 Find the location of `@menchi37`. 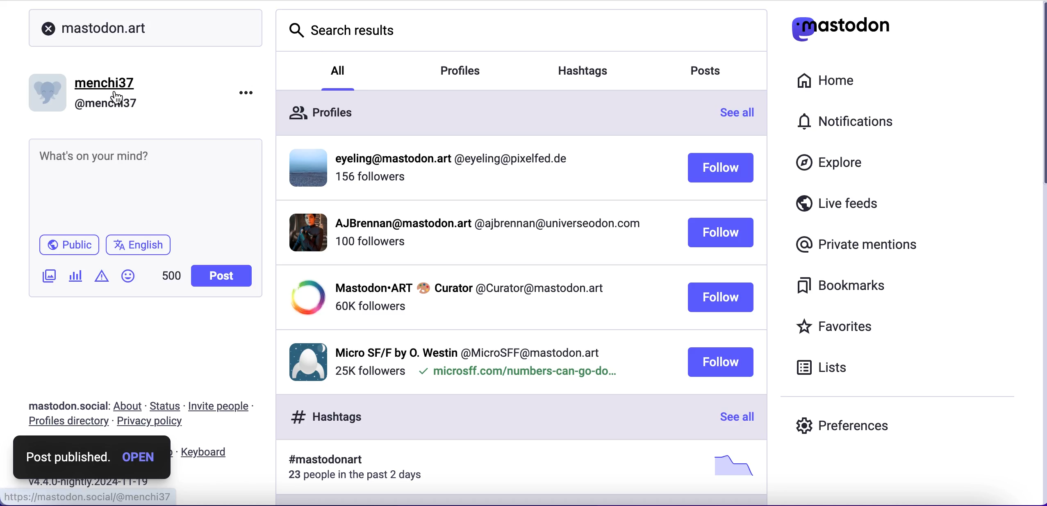

@menchi37 is located at coordinates (106, 104).